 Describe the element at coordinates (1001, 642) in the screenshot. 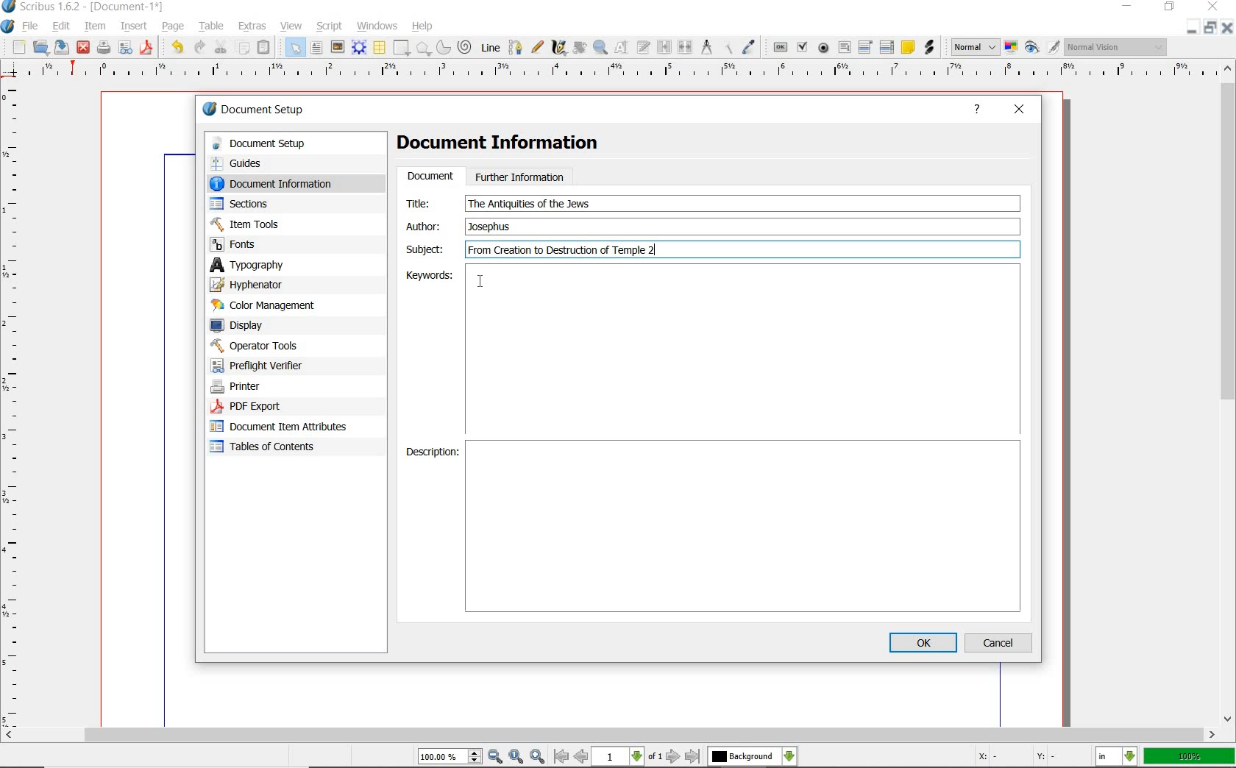

I see `cancel` at that location.